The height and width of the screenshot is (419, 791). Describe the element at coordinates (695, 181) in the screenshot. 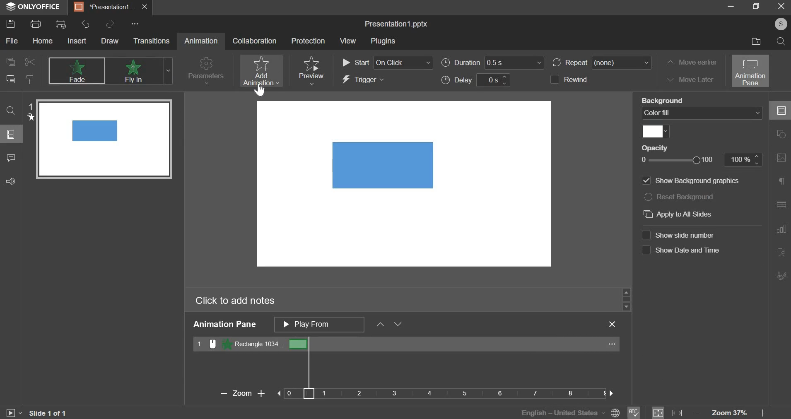

I see `Line` at that location.